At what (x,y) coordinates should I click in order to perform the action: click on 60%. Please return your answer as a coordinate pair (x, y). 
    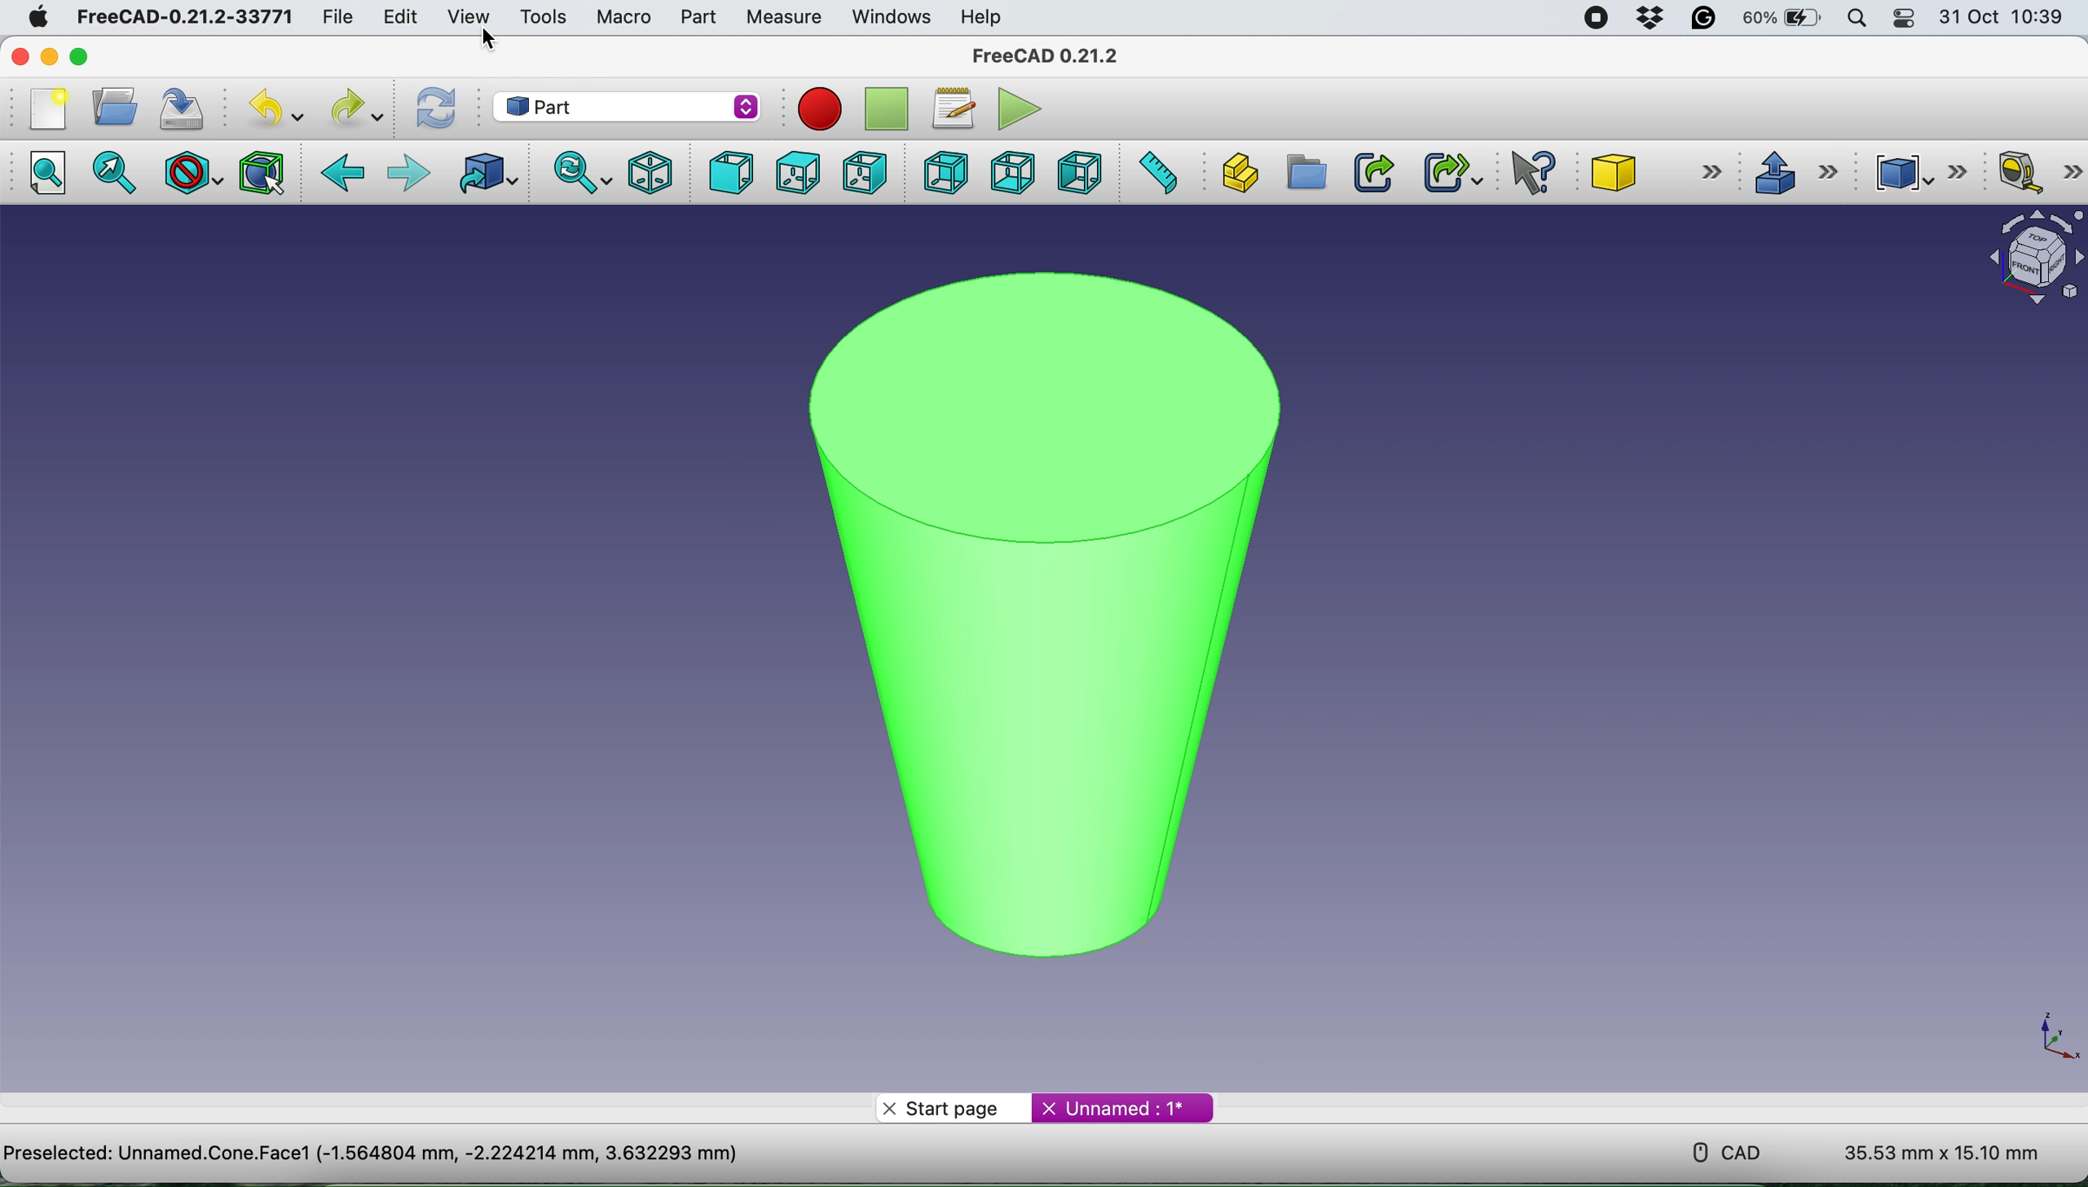
    Looking at the image, I should click on (1782, 20).